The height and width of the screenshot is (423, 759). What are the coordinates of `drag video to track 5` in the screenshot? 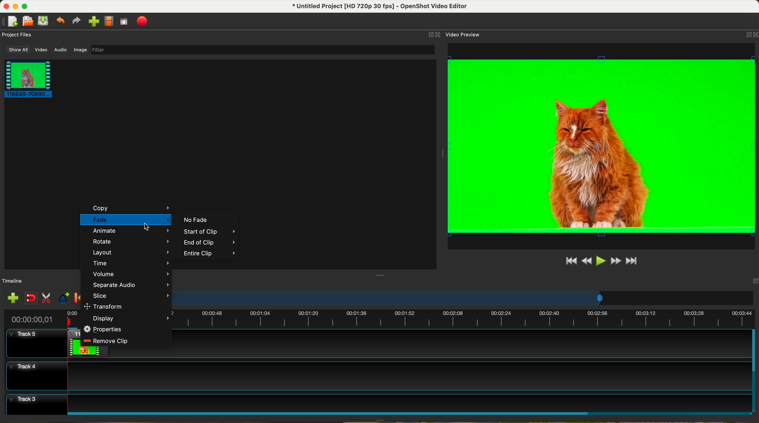 It's located at (73, 343).